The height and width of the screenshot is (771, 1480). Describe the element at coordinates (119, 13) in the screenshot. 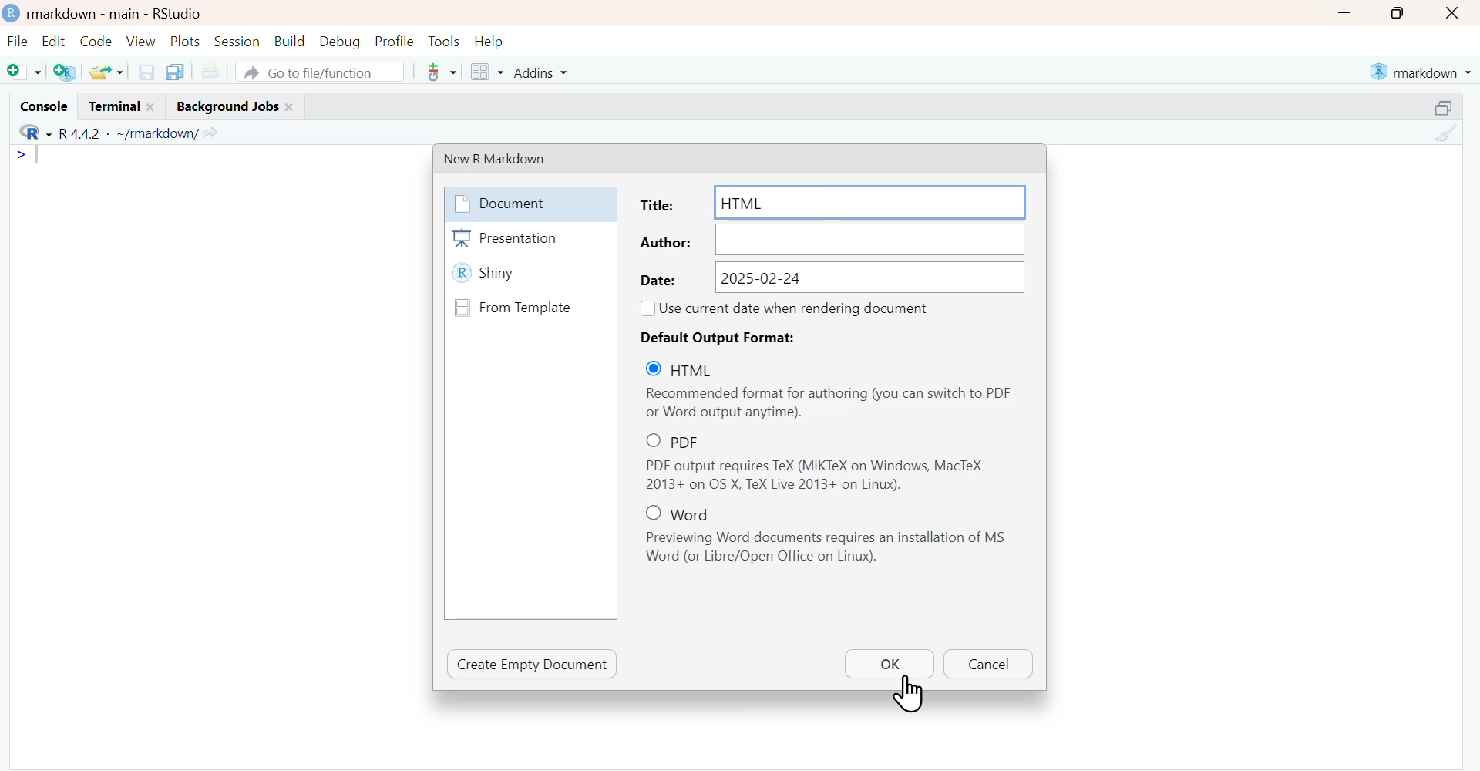

I see `Rmarkdown - main - RStudio` at that location.